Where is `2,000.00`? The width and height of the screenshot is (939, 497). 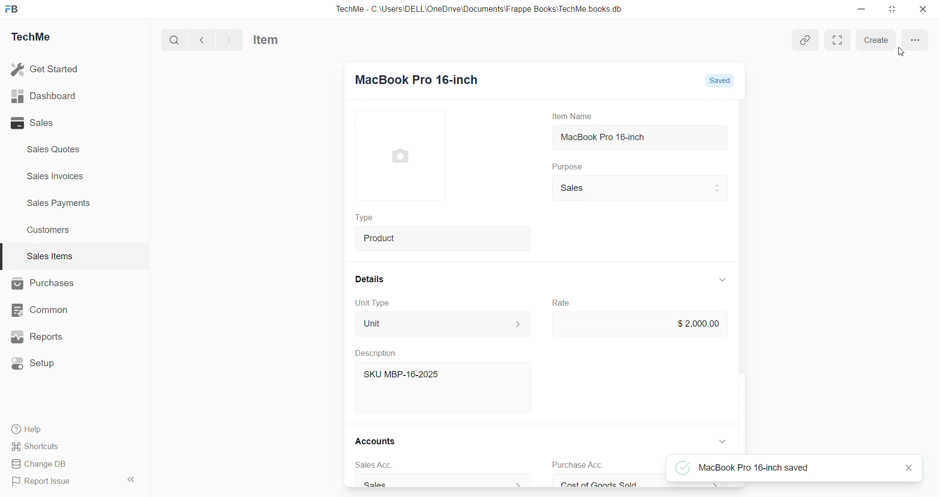 2,000.00 is located at coordinates (639, 325).